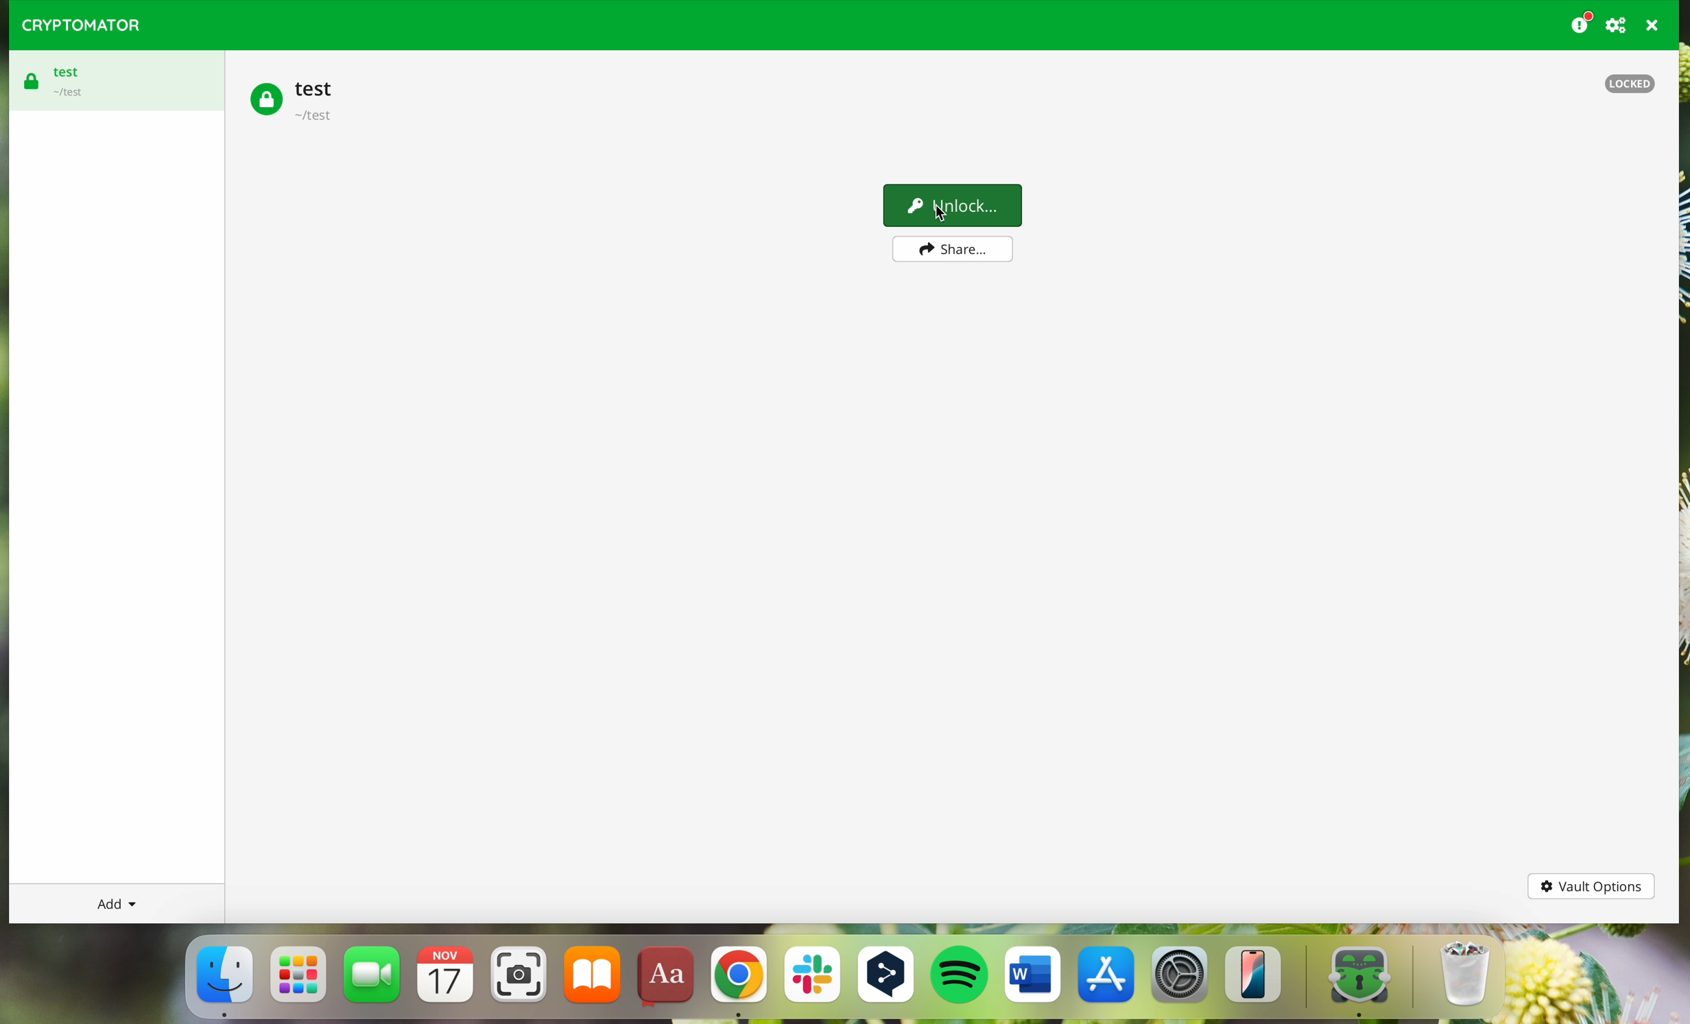 This screenshot has width=1690, height=1024. I want to click on locked, so click(1630, 83).